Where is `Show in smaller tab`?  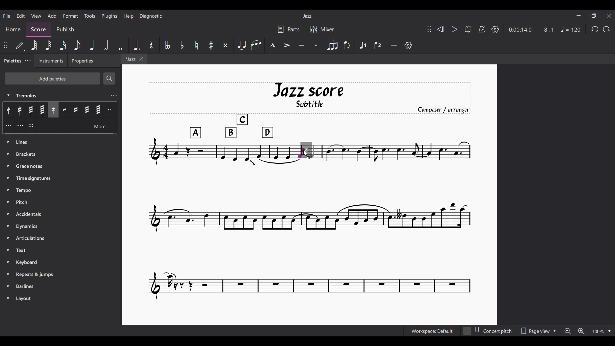 Show in smaller tab is located at coordinates (594, 15).